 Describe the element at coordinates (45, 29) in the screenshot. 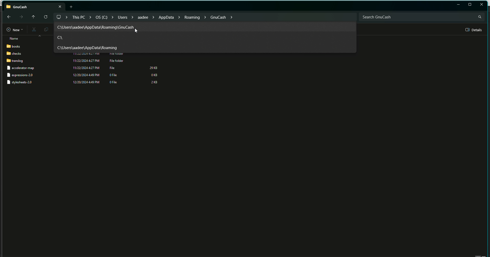

I see `Copy` at that location.